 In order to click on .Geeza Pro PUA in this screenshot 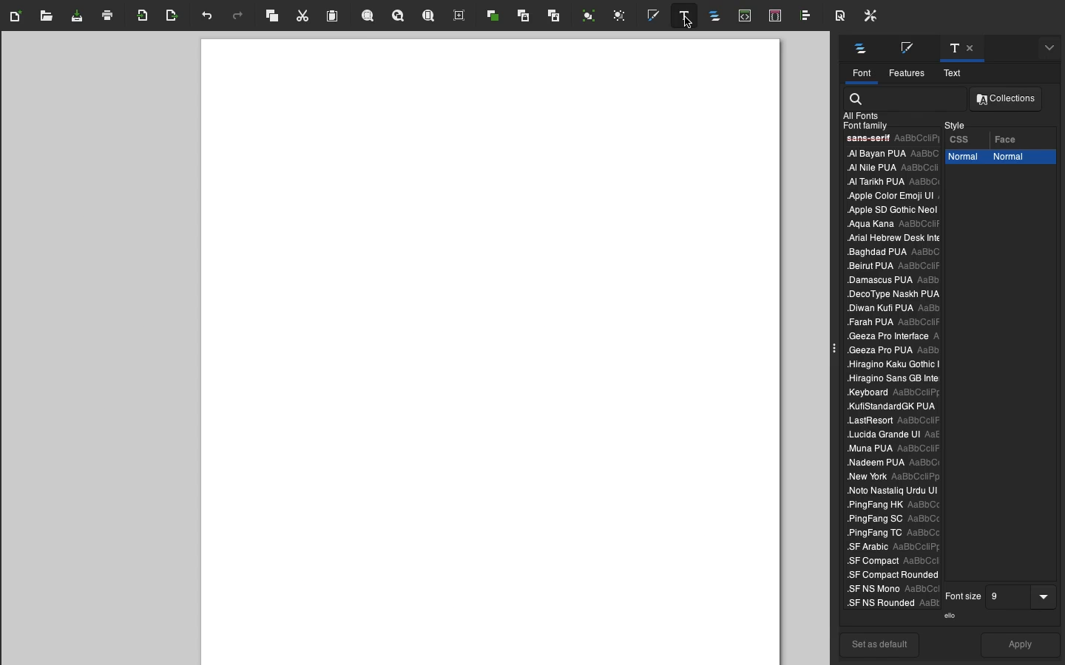, I will do `click(893, 352)`.